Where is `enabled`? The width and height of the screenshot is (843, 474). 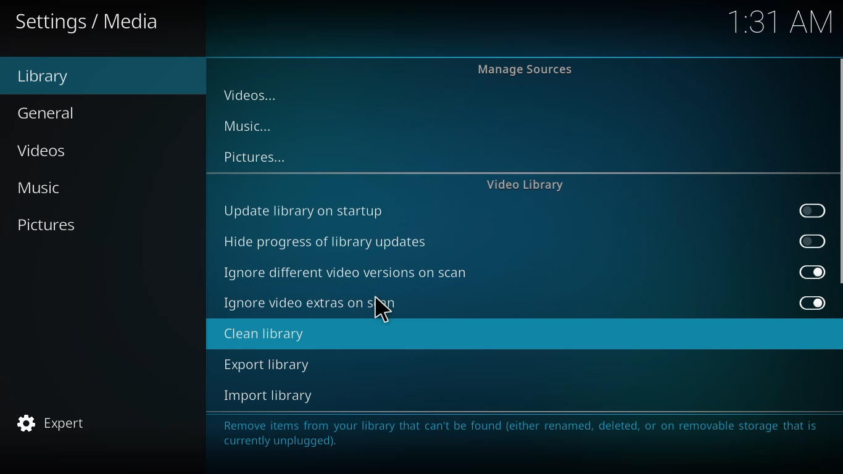 enabled is located at coordinates (812, 272).